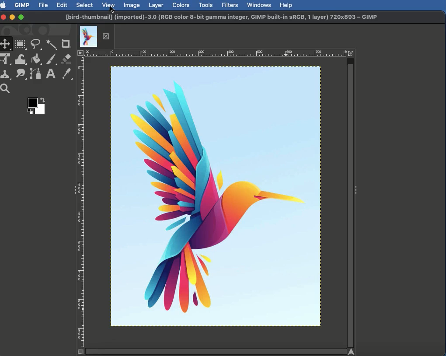  What do you see at coordinates (37, 45) in the screenshot?
I see `Freeform selector` at bounding box center [37, 45].